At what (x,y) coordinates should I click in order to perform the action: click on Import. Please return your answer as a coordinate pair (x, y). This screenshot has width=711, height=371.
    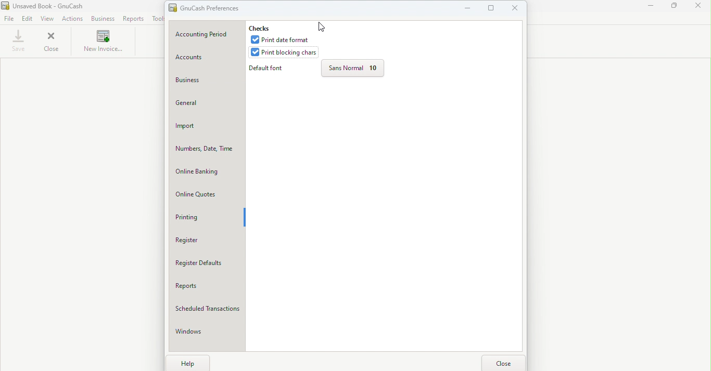
    Looking at the image, I should click on (208, 126).